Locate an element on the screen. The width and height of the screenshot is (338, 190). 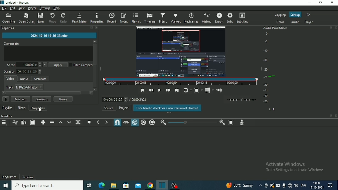
Convert is located at coordinates (41, 99).